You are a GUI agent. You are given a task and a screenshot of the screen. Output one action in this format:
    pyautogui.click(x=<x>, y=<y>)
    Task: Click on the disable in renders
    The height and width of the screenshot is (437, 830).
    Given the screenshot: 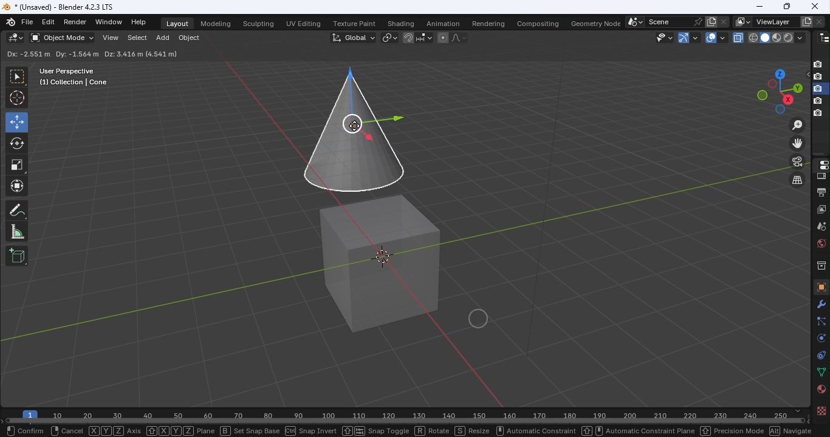 What is the action you would take?
    pyautogui.click(x=817, y=101)
    